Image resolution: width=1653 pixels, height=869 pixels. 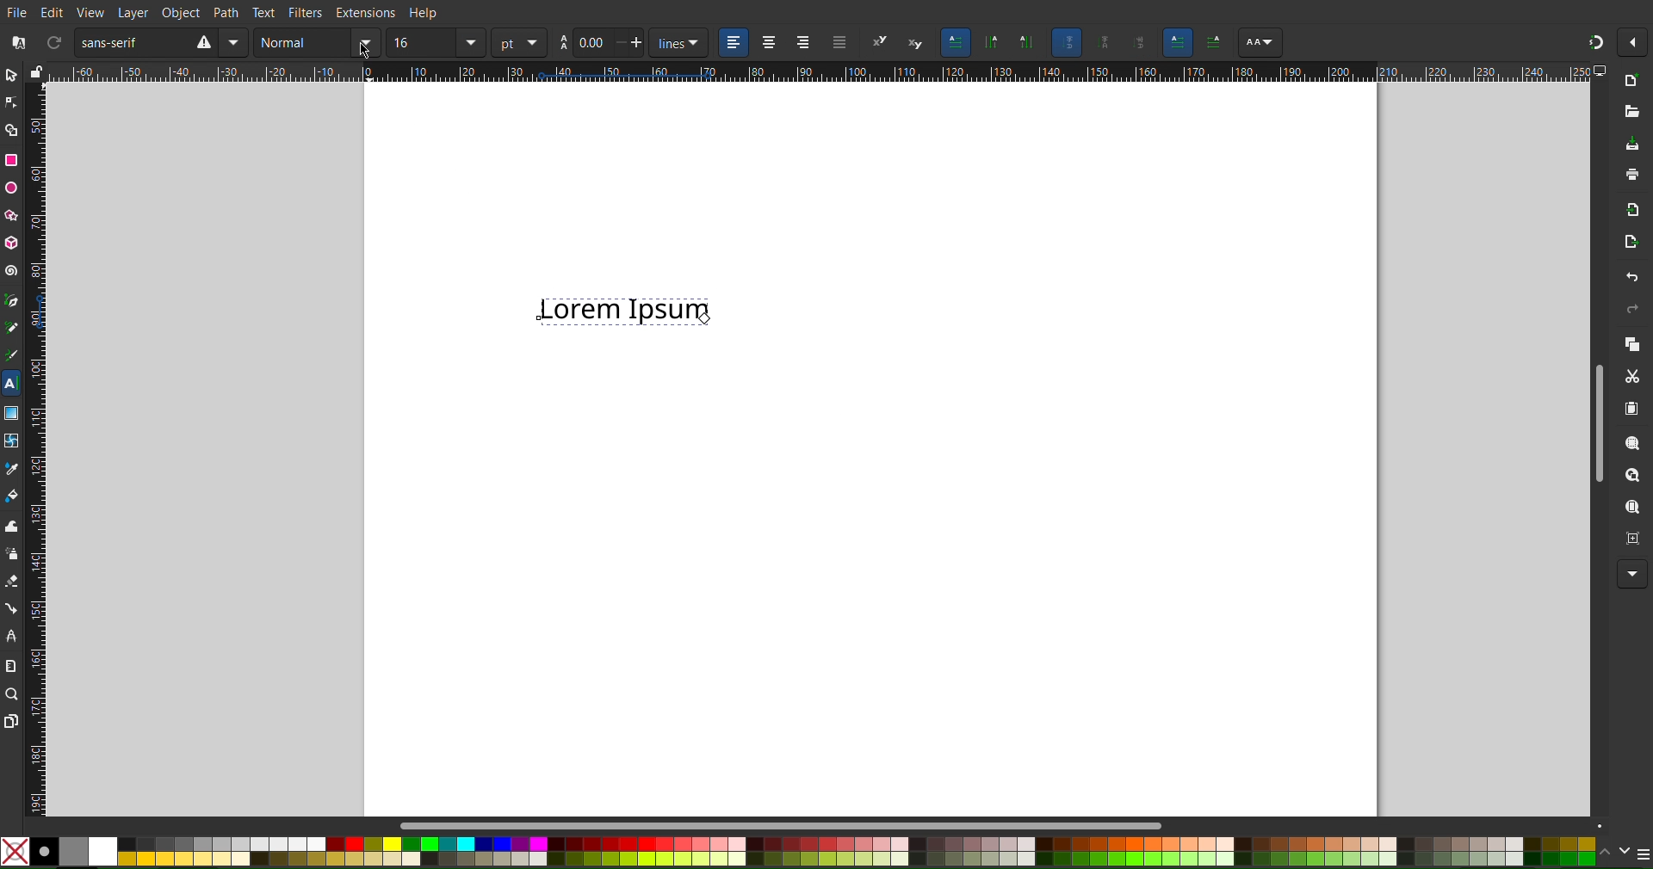 What do you see at coordinates (1177, 42) in the screenshot?
I see `Left to Right` at bounding box center [1177, 42].